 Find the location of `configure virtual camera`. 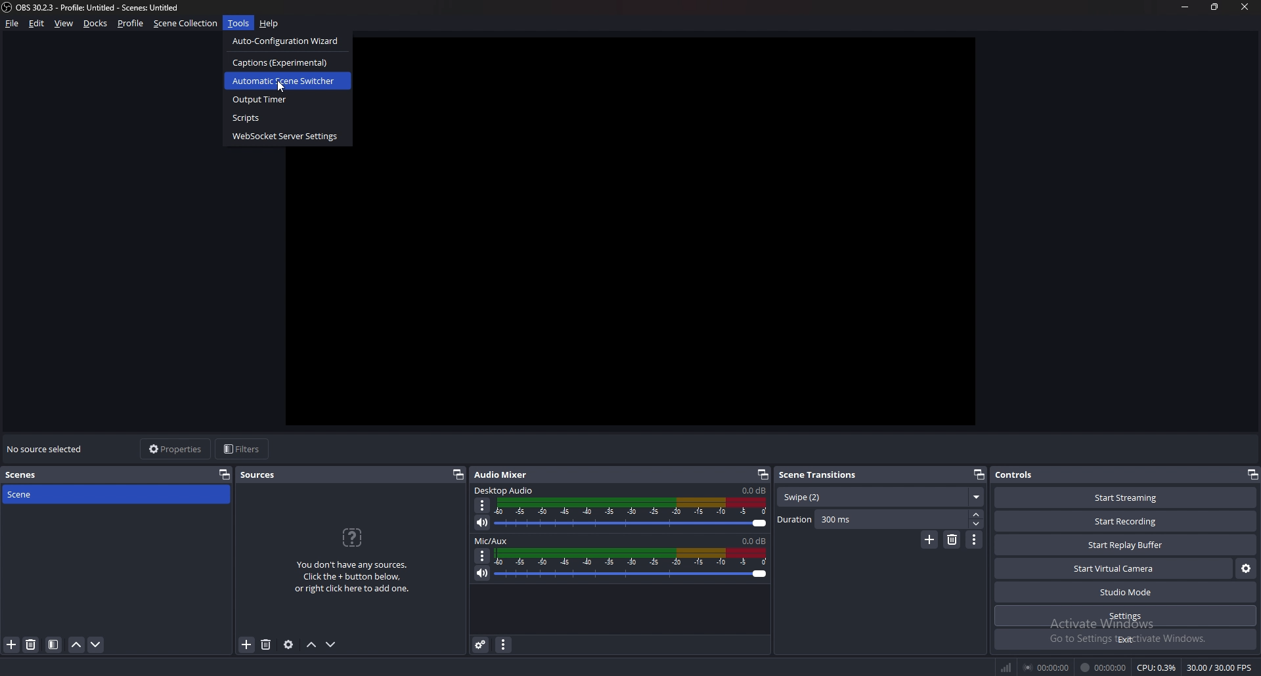

configure virtual camera is located at coordinates (1246, 568).